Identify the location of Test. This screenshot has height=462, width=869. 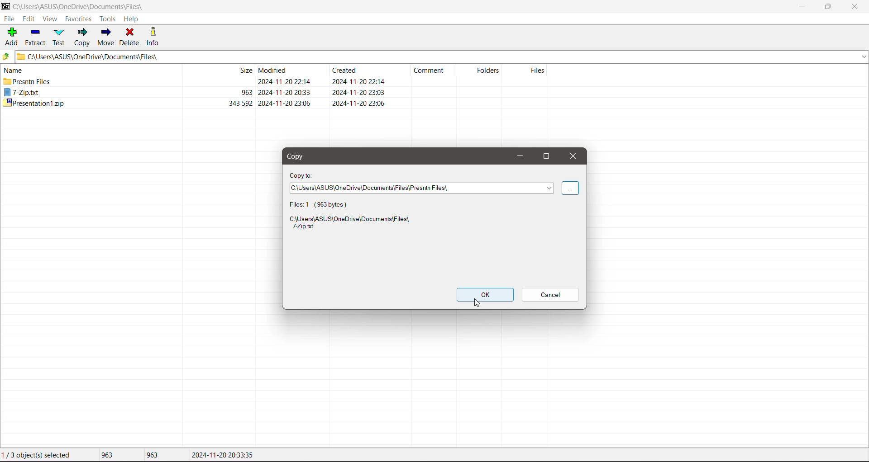
(60, 37).